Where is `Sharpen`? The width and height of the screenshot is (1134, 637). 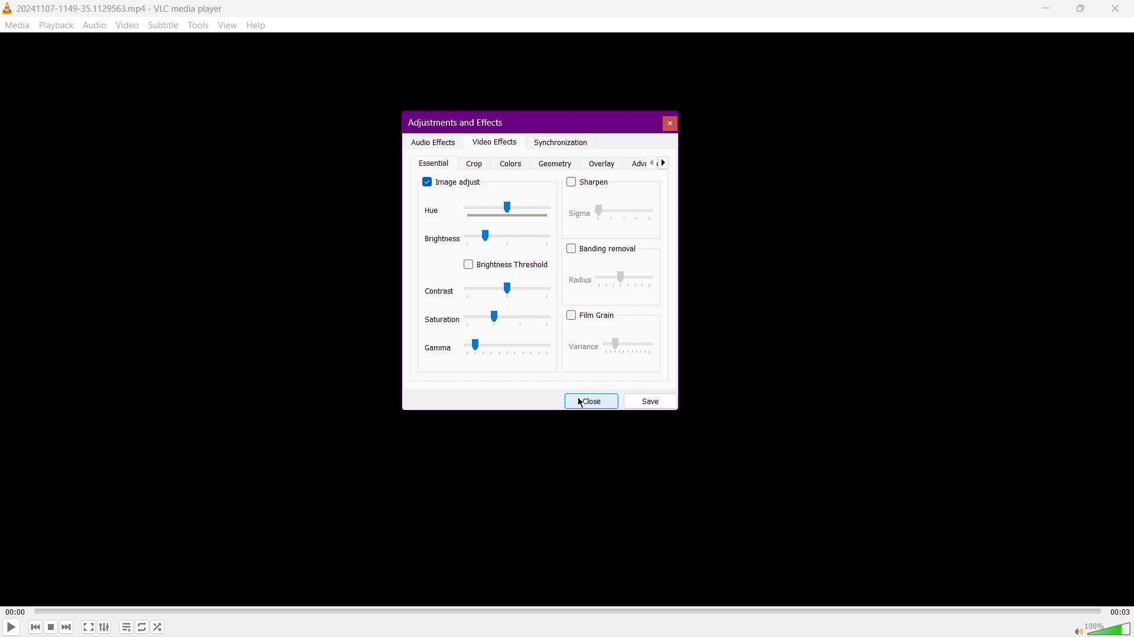
Sharpen is located at coordinates (588, 183).